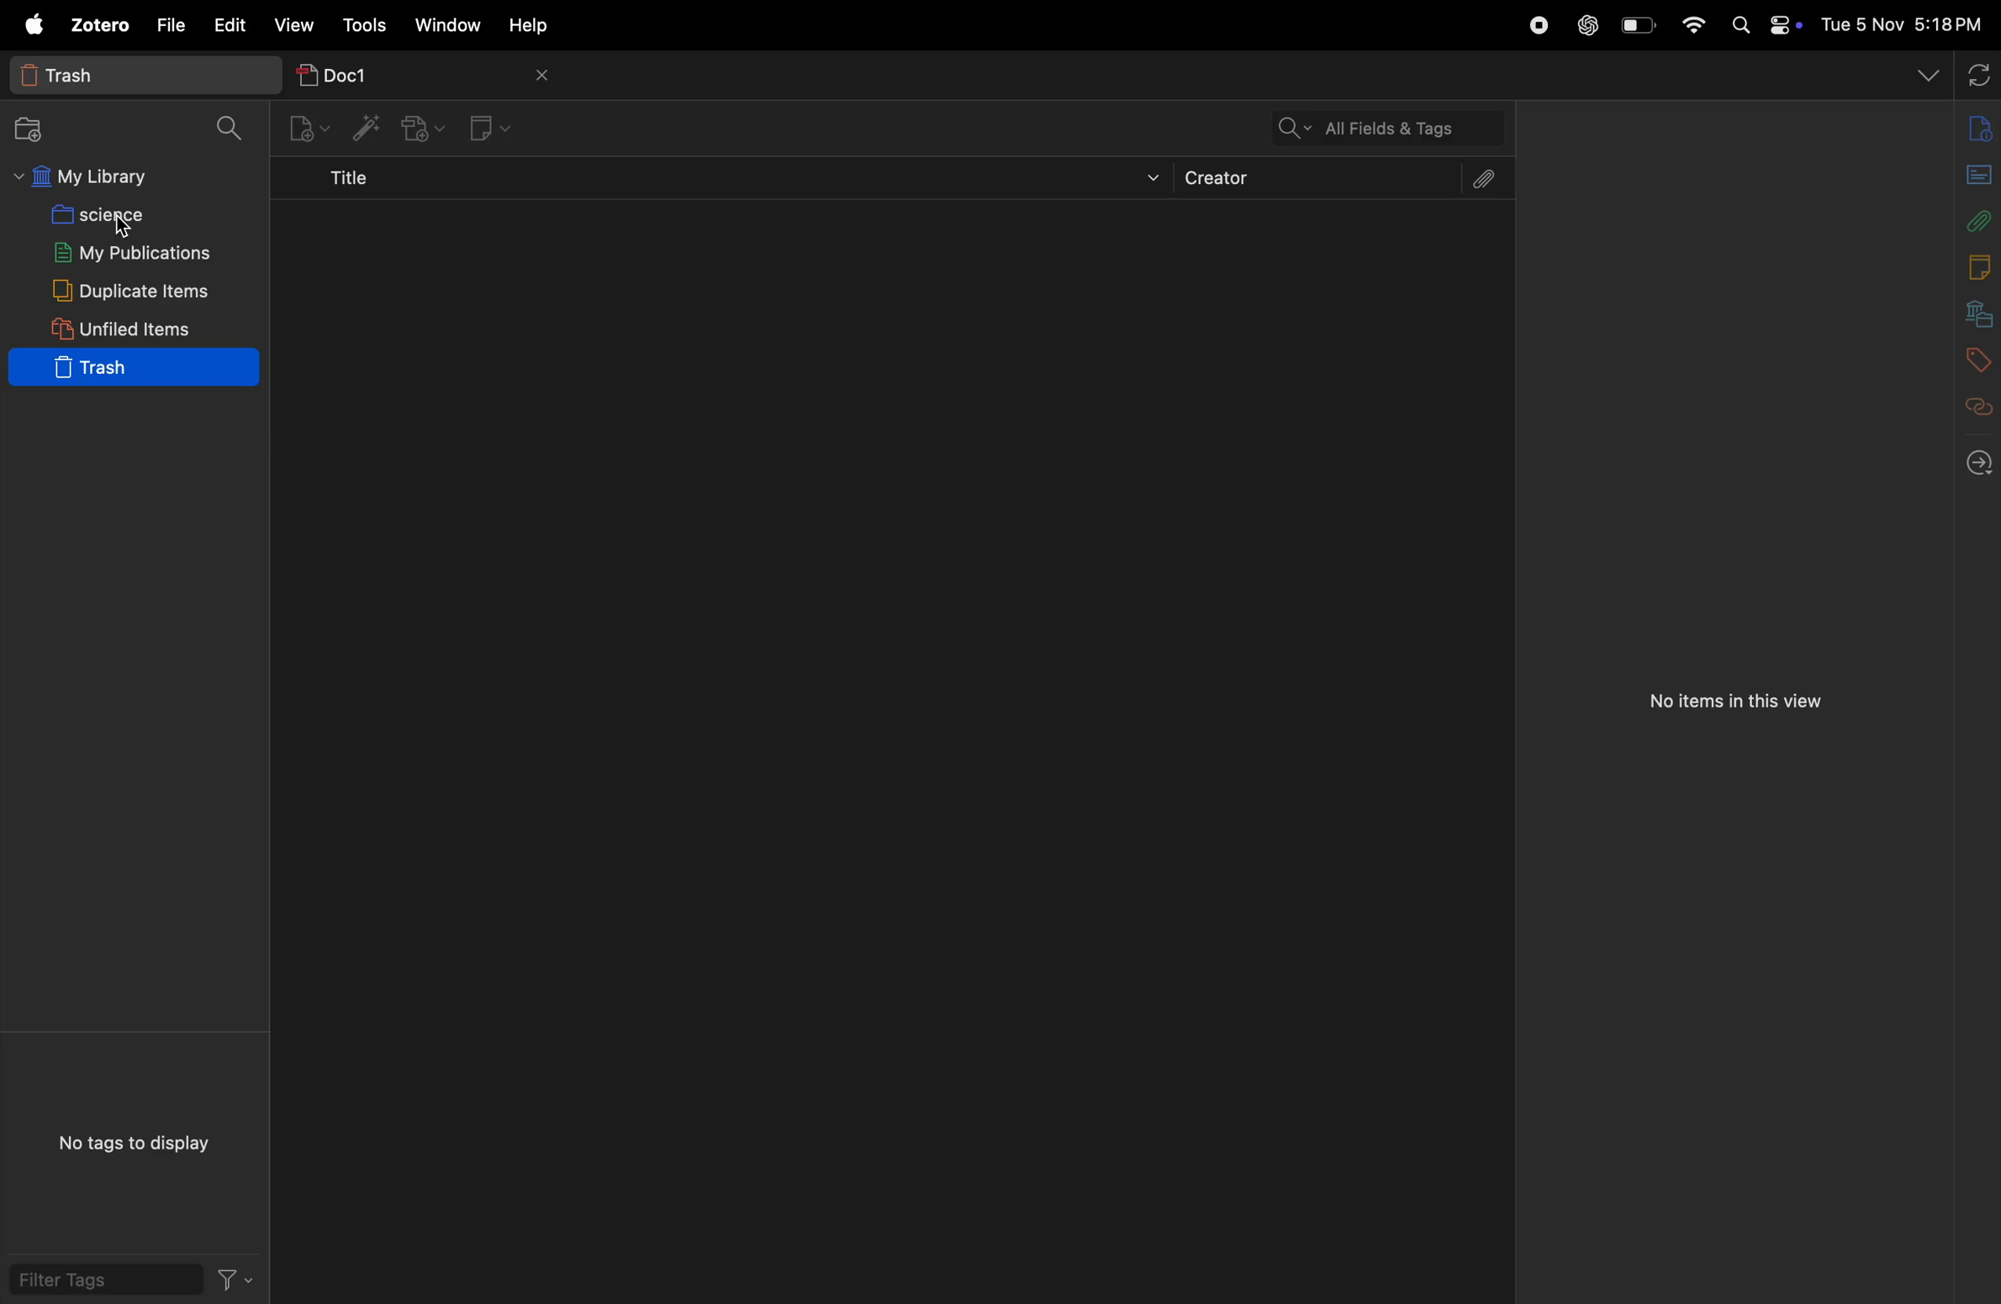 The width and height of the screenshot is (2001, 1304). Describe the element at coordinates (123, 213) in the screenshot. I see `science` at that location.